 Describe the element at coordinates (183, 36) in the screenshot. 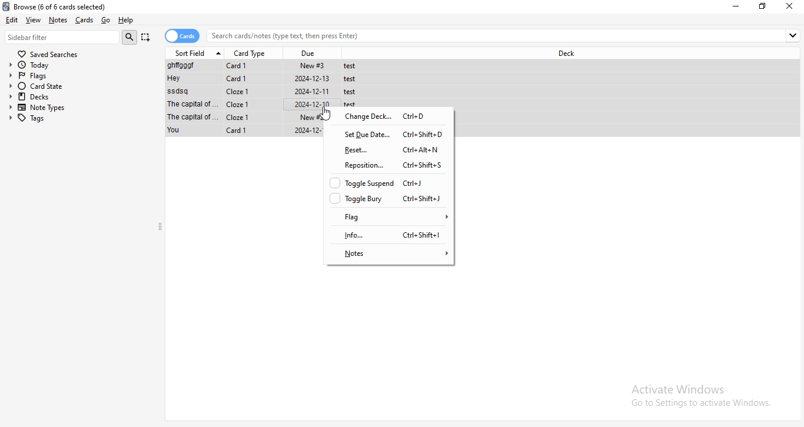

I see `cards` at that location.